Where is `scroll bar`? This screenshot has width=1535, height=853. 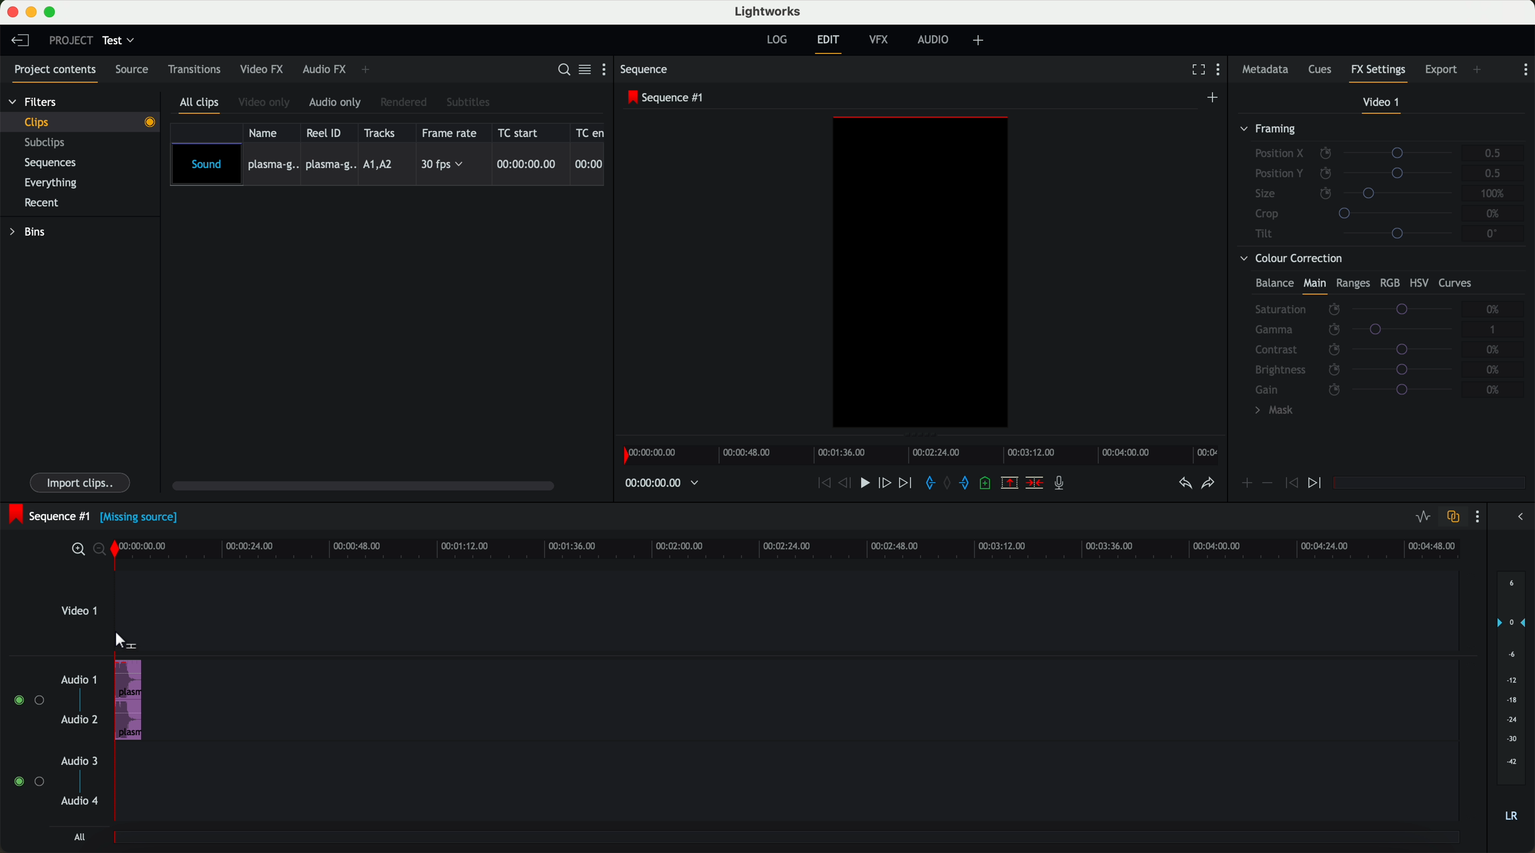 scroll bar is located at coordinates (369, 487).